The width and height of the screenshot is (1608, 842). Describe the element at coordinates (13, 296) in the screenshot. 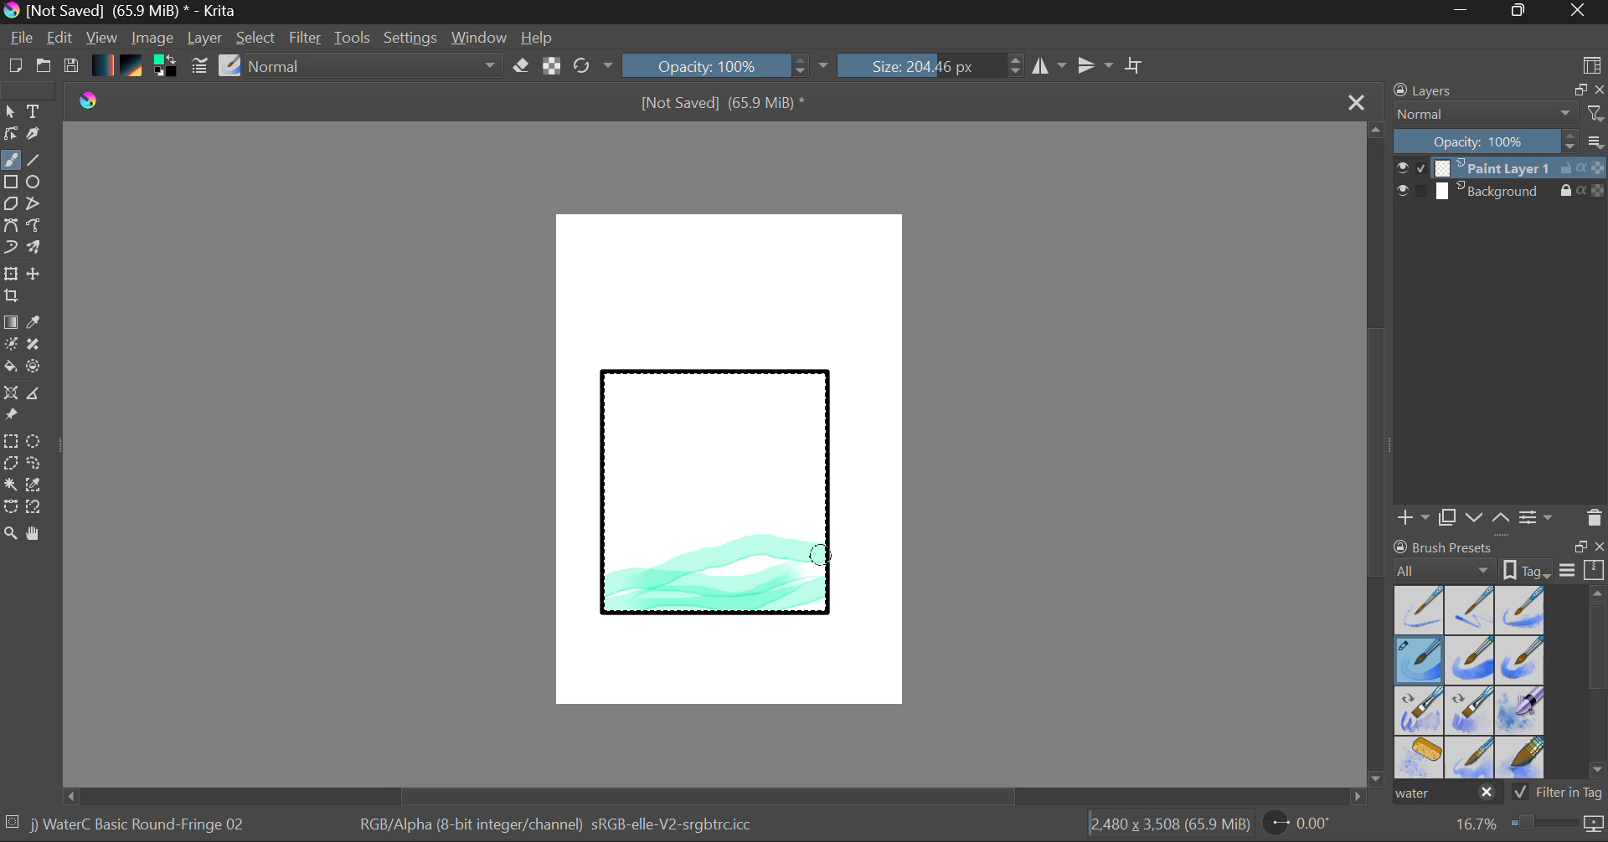

I see `Crop` at that location.